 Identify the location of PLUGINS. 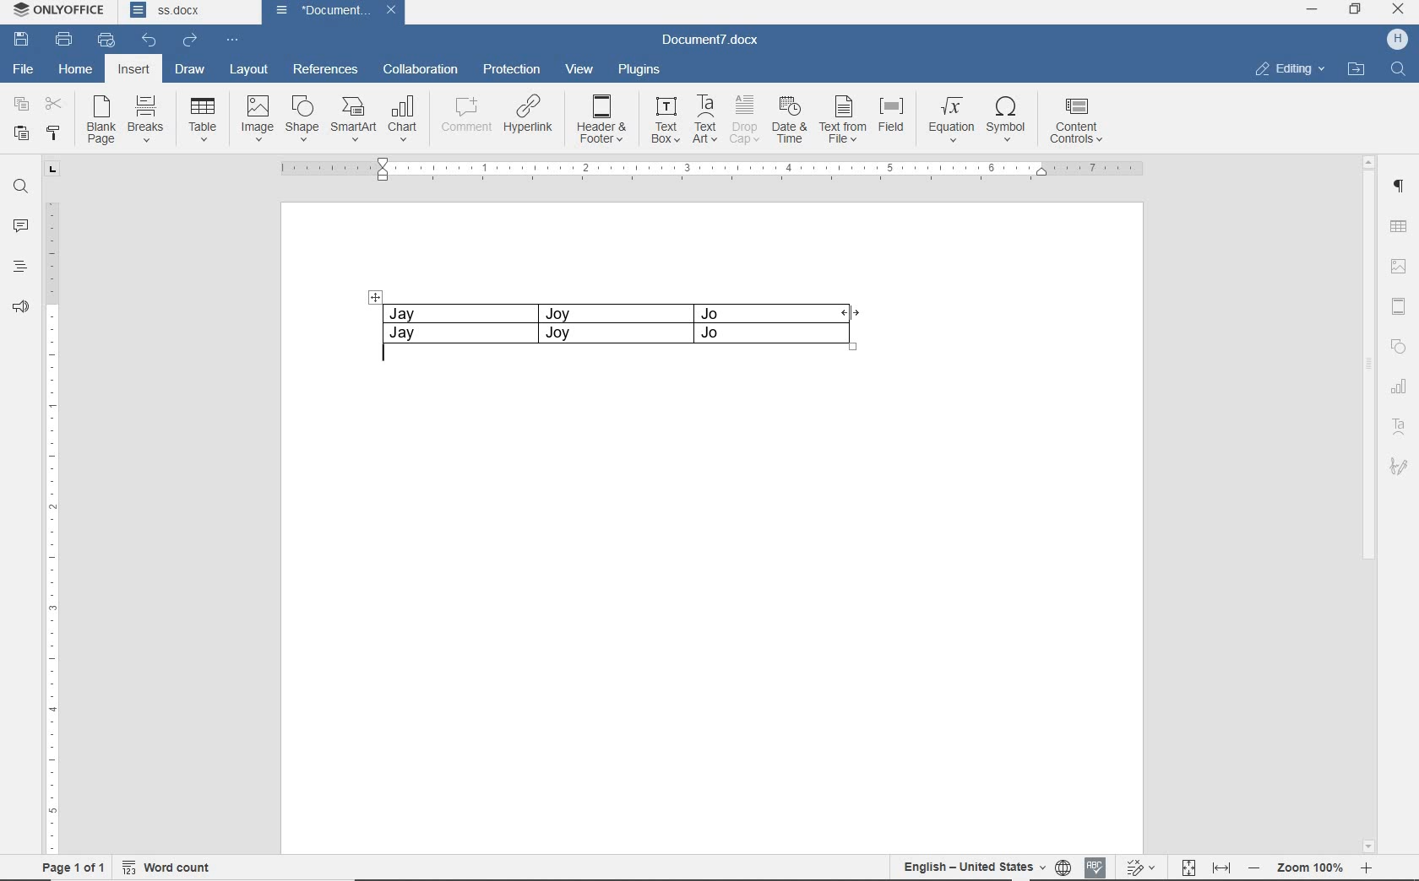
(639, 68).